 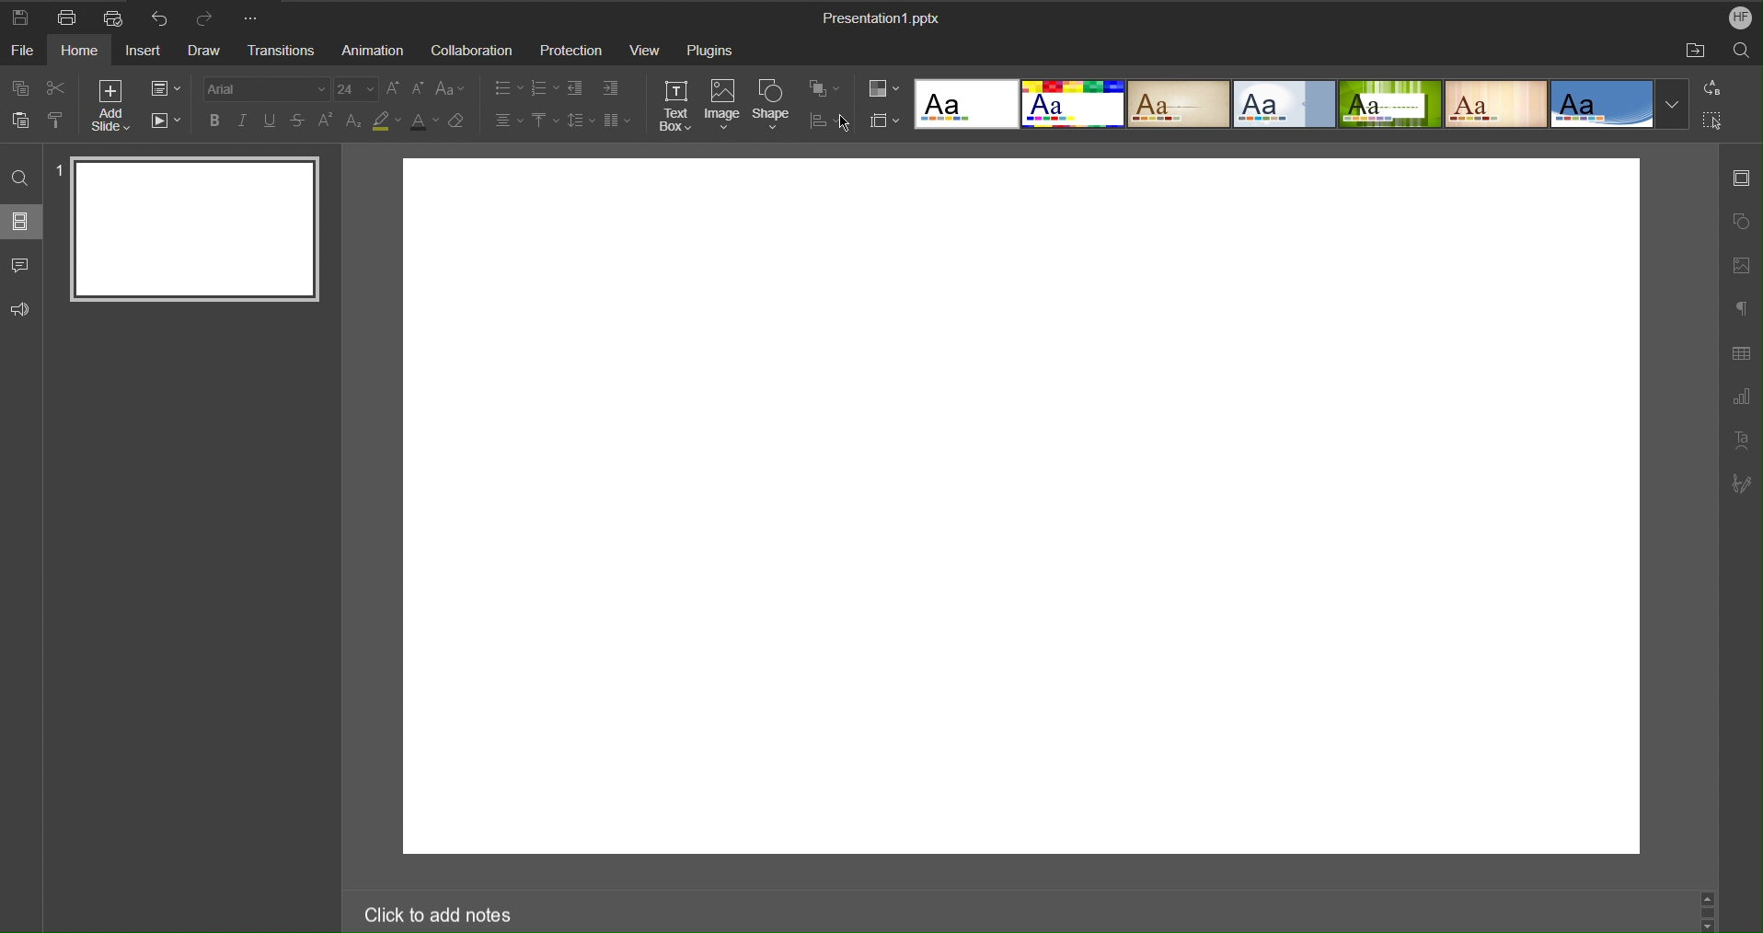 What do you see at coordinates (422, 121) in the screenshot?
I see `Text Color` at bounding box center [422, 121].